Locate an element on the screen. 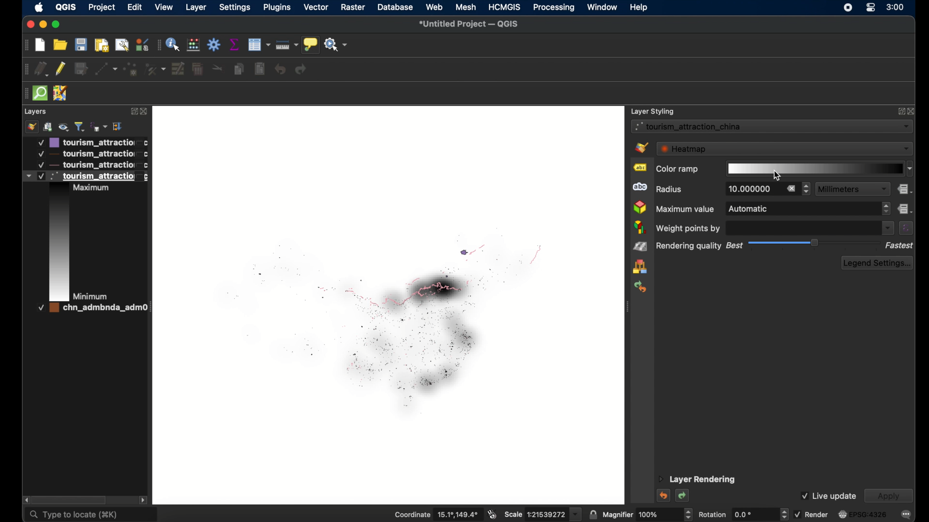 The width and height of the screenshot is (929, 522). mesh is located at coordinates (465, 7).